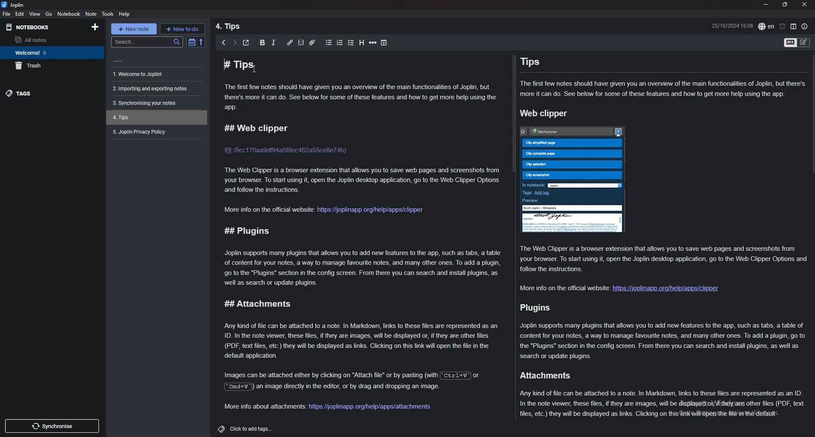  I want to click on , so click(544, 113).